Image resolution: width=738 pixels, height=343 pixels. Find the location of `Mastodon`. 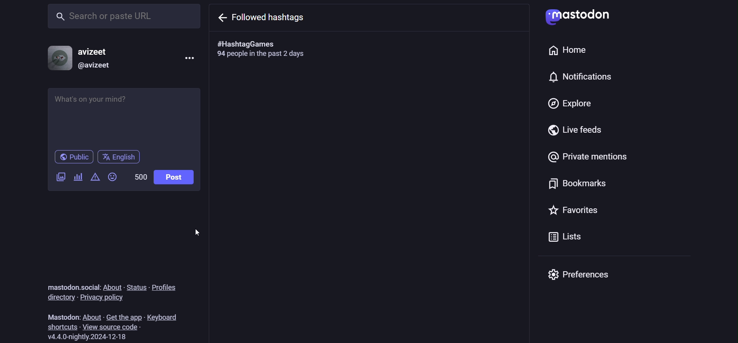

Mastodon is located at coordinates (576, 16).